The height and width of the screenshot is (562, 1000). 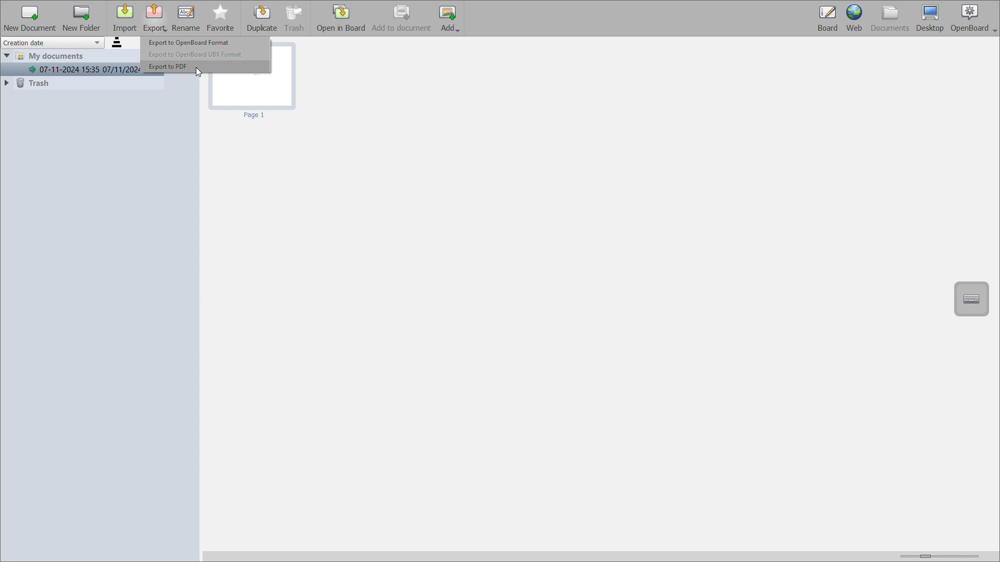 What do you see at coordinates (971, 299) in the screenshot?
I see `virtual keyboard` at bounding box center [971, 299].